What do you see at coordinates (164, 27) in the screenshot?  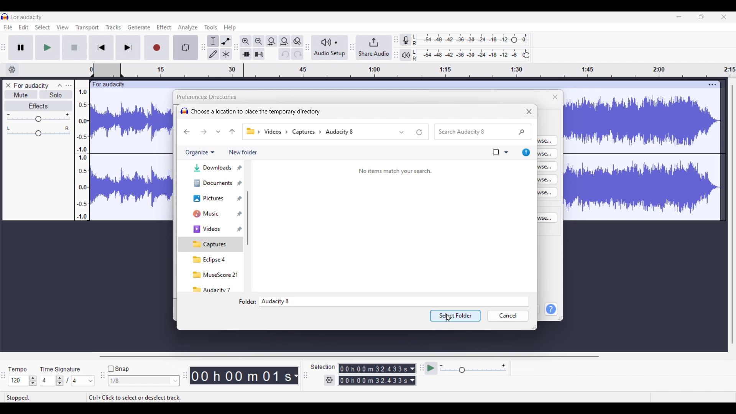 I see `Effect menu` at bounding box center [164, 27].